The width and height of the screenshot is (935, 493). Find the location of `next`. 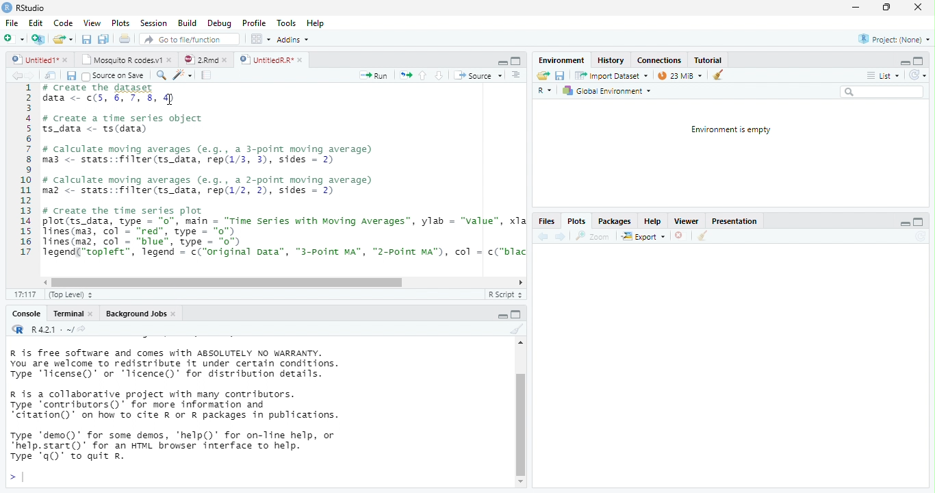

next is located at coordinates (33, 76).